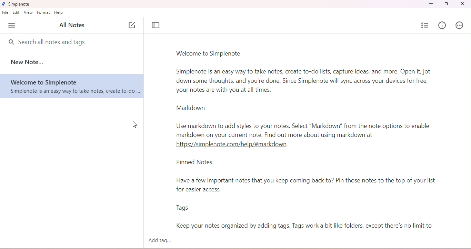 The image size is (471, 249). What do you see at coordinates (29, 12) in the screenshot?
I see `view` at bounding box center [29, 12].